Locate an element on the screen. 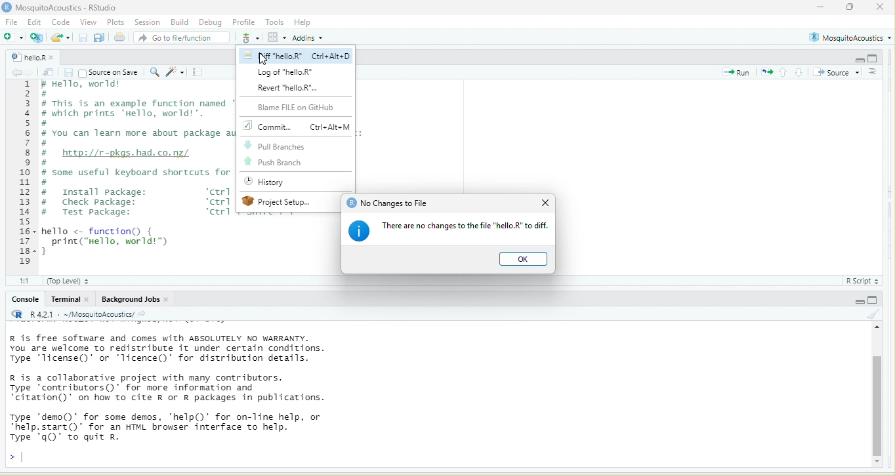  1
2
3
a
5
6
7
BH
9
10
1
12
13
1
15

16-
17

18-
19 is located at coordinates (26, 174).